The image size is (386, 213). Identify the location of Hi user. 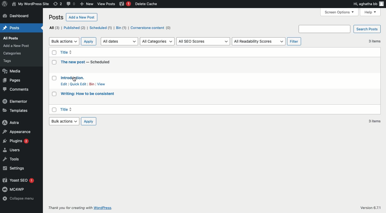
(368, 4).